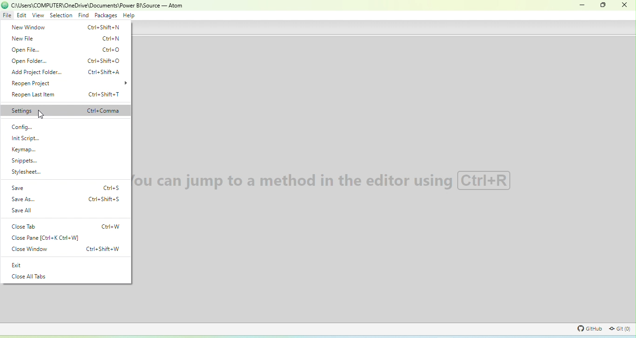 The height and width of the screenshot is (338, 636). Describe the element at coordinates (620, 329) in the screenshot. I see `git` at that location.